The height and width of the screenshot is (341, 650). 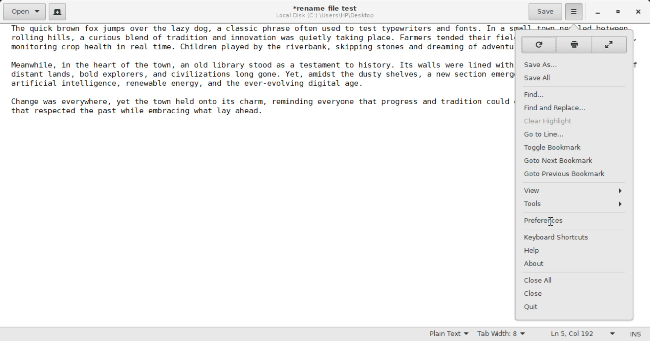 I want to click on File Location, so click(x=325, y=16).